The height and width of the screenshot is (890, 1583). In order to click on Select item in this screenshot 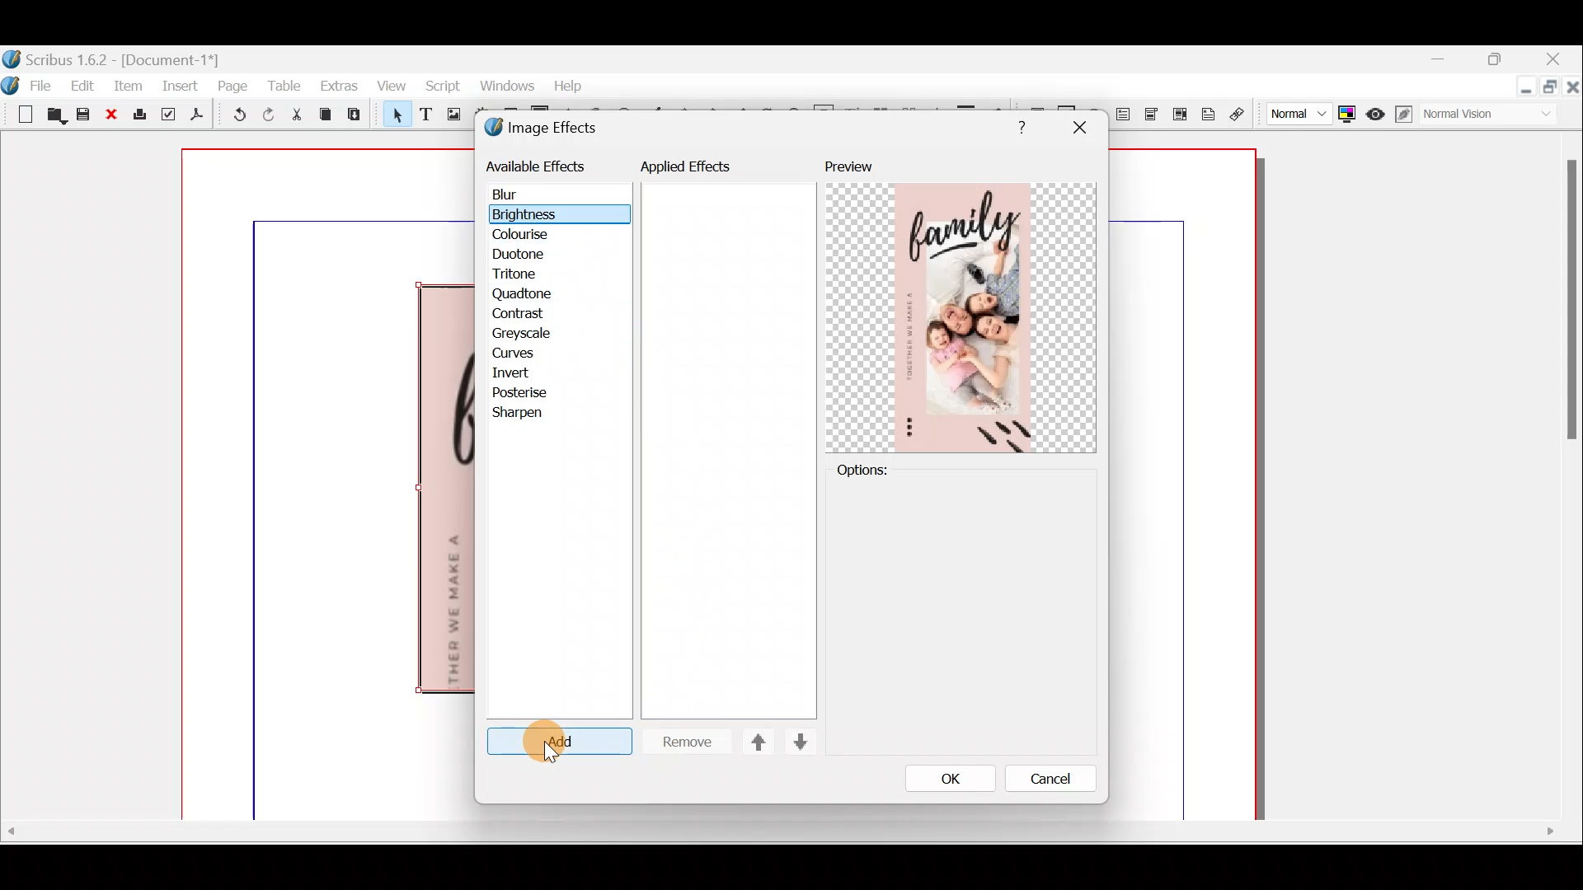, I will do `click(393, 117)`.